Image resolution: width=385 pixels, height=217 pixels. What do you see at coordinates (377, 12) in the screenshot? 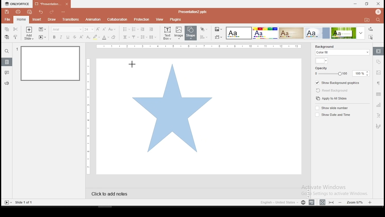
I see `profile` at bounding box center [377, 12].